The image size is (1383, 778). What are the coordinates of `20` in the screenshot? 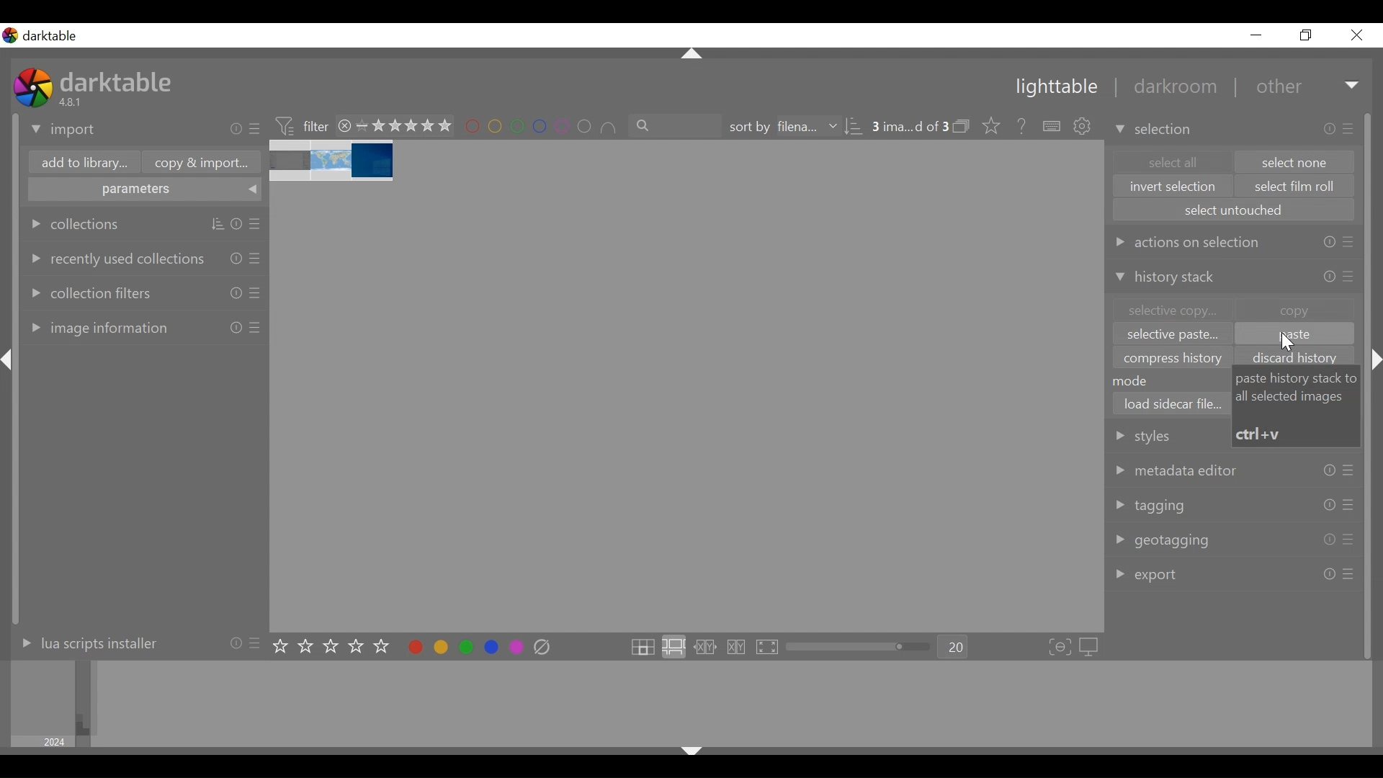 It's located at (954, 648).